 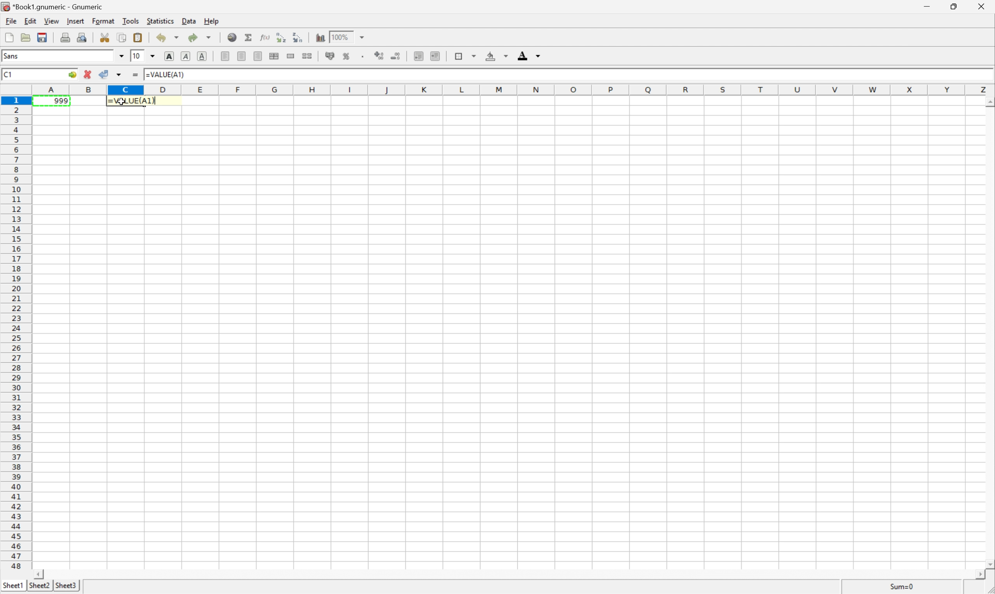 What do you see at coordinates (498, 56) in the screenshot?
I see `background` at bounding box center [498, 56].